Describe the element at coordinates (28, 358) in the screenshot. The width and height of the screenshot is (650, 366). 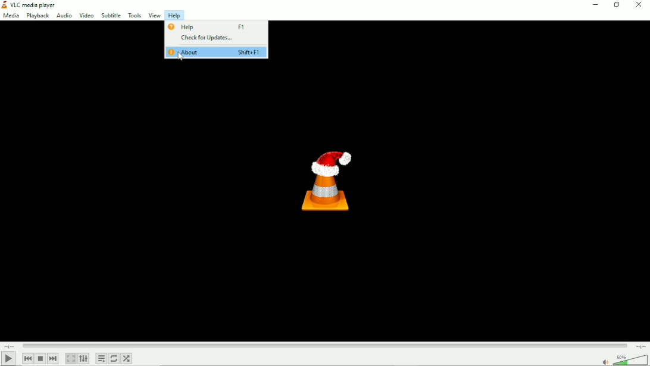
I see `Previous` at that location.